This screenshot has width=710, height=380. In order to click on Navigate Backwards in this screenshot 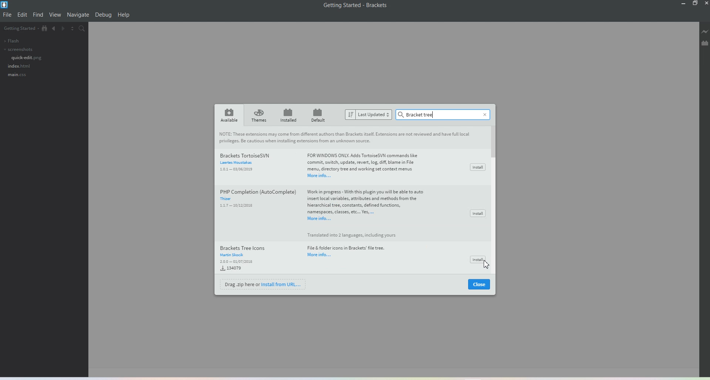, I will do `click(54, 30)`.